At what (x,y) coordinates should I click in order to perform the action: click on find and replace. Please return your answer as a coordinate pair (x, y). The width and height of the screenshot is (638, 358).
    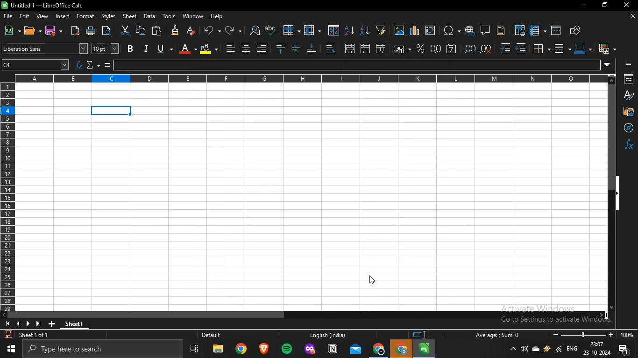
    Looking at the image, I should click on (254, 30).